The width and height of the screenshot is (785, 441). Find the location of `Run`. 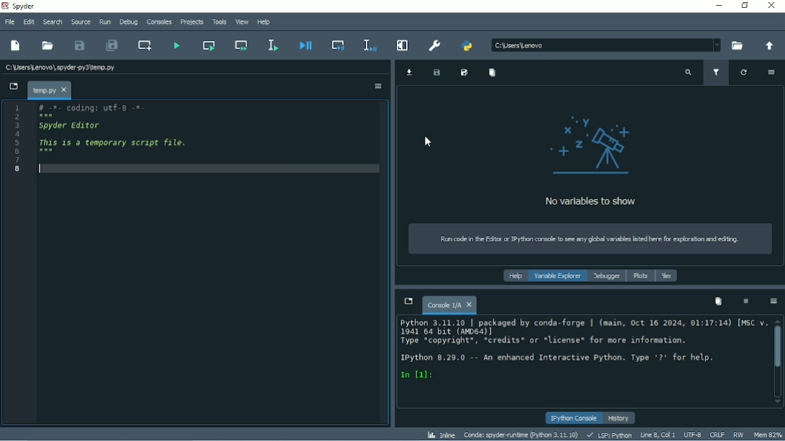

Run is located at coordinates (104, 22).